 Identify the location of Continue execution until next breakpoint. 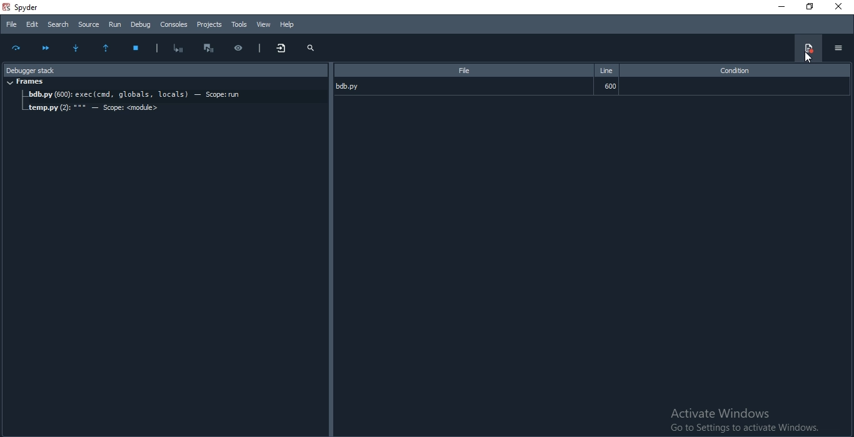
(46, 47).